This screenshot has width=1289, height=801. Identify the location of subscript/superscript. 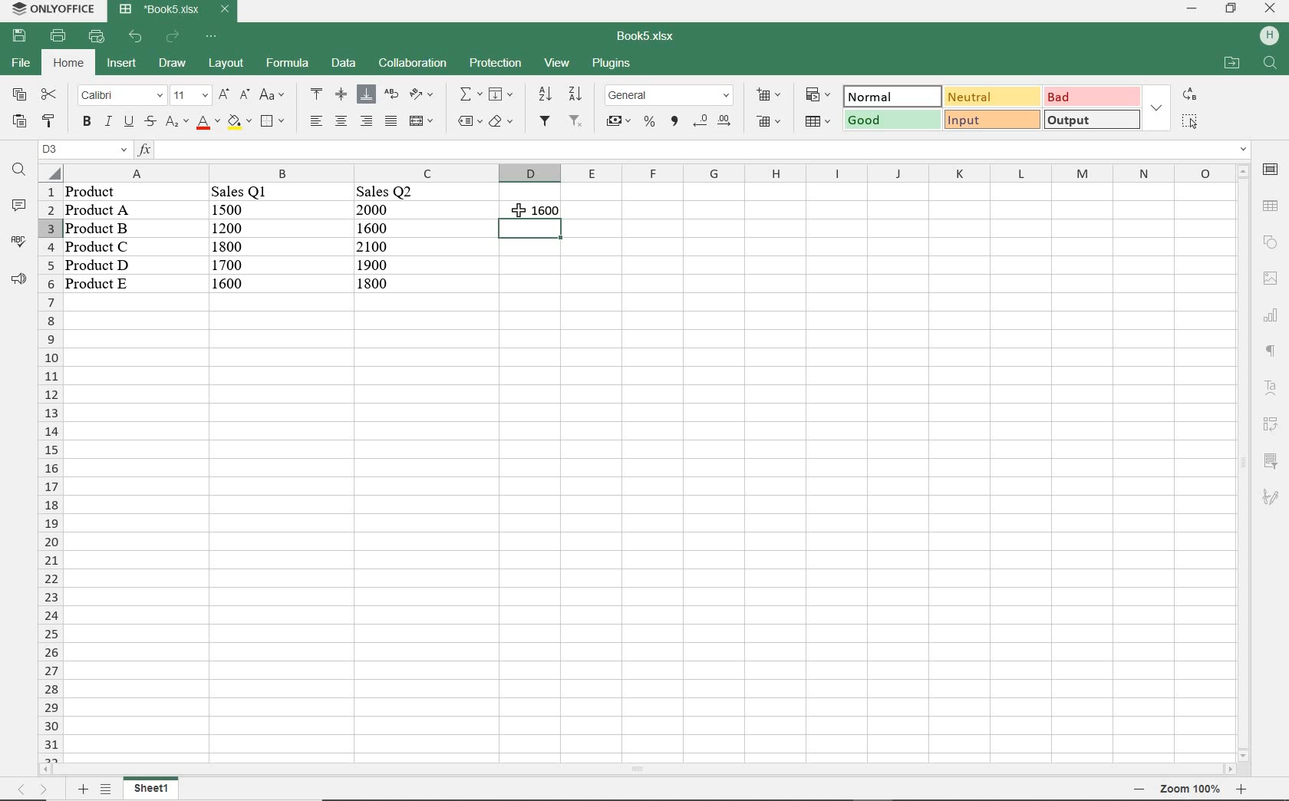
(175, 123).